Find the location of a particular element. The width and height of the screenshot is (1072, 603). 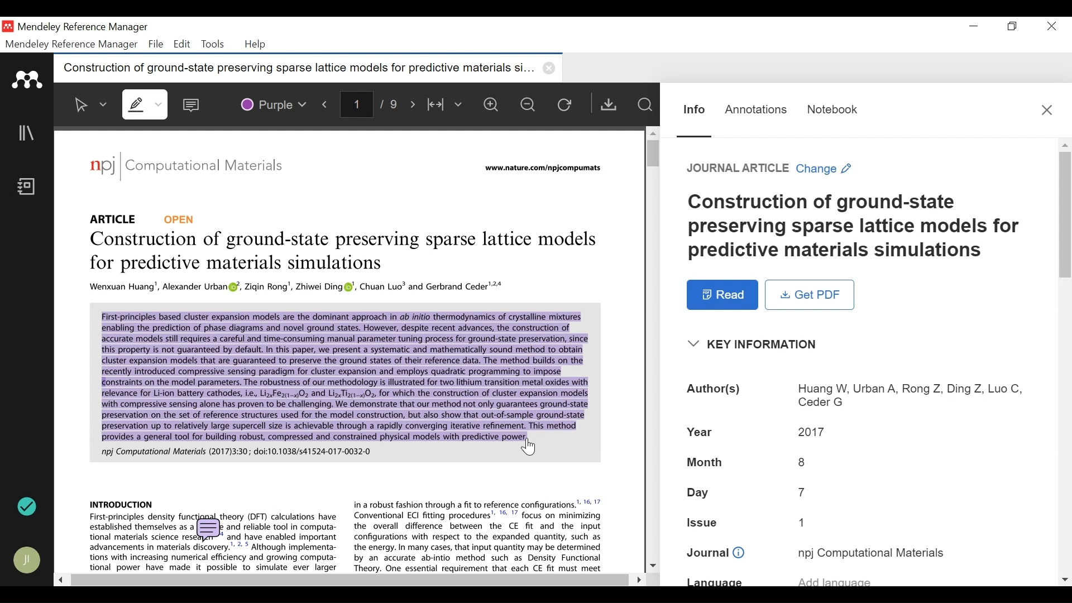

Select is located at coordinates (91, 104).